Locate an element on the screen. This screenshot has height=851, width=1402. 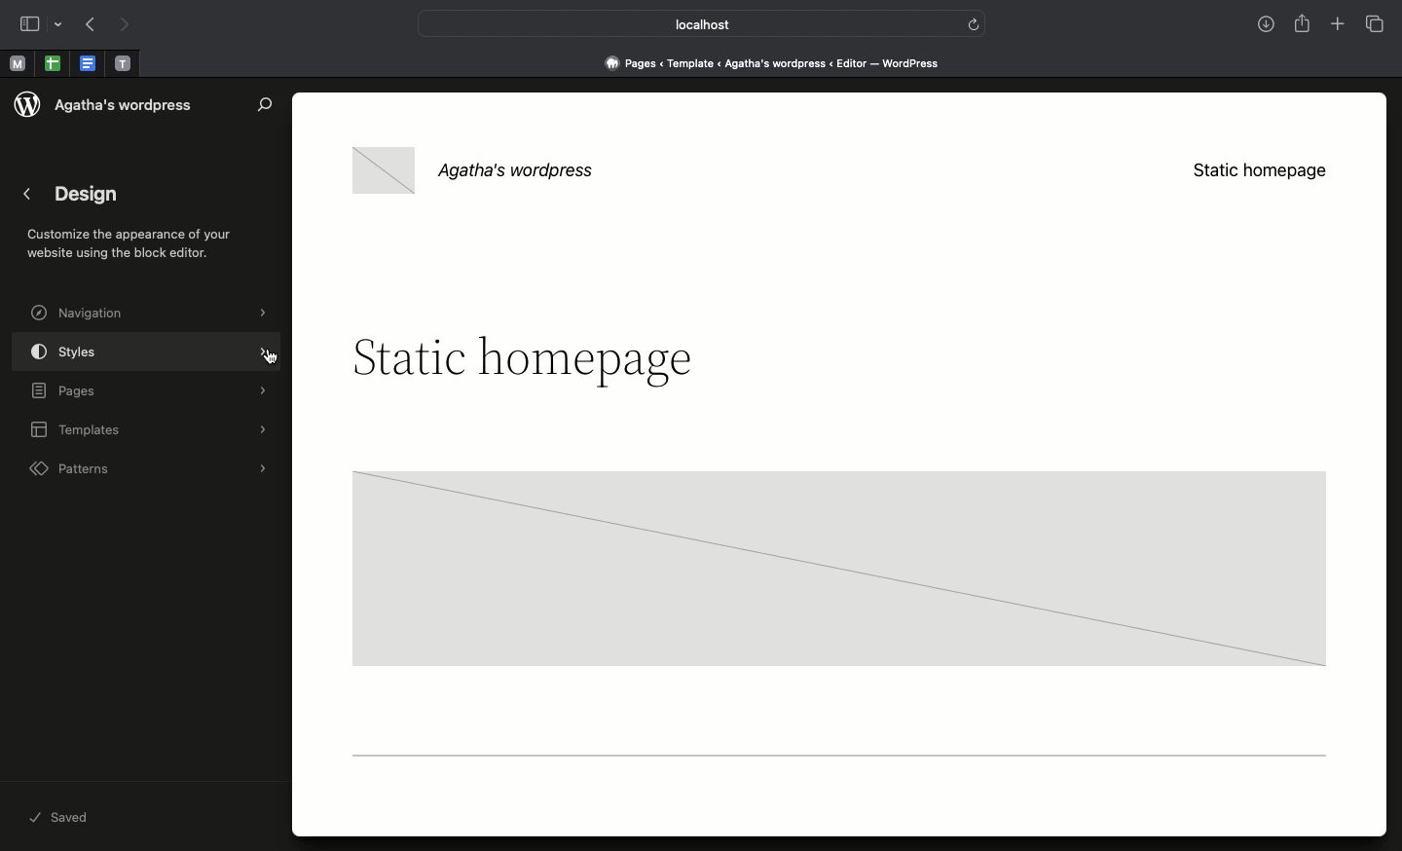
Next page is located at coordinates (125, 25).